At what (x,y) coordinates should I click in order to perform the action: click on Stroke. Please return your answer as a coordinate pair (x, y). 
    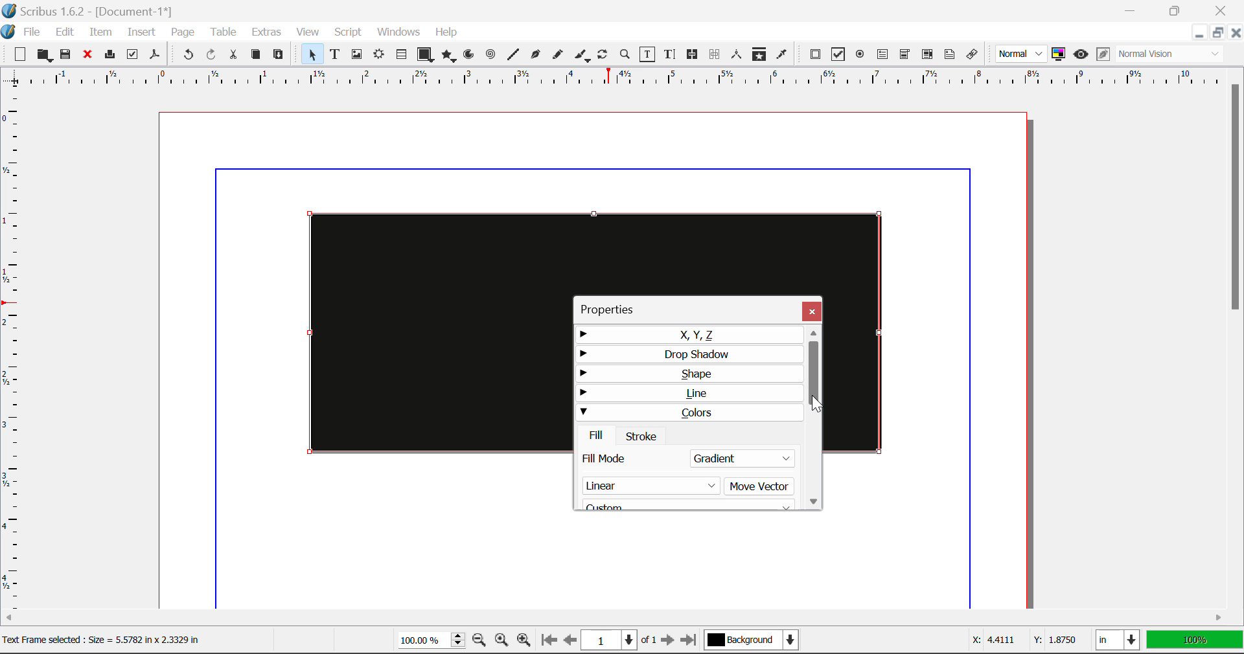
    Looking at the image, I should click on (641, 435).